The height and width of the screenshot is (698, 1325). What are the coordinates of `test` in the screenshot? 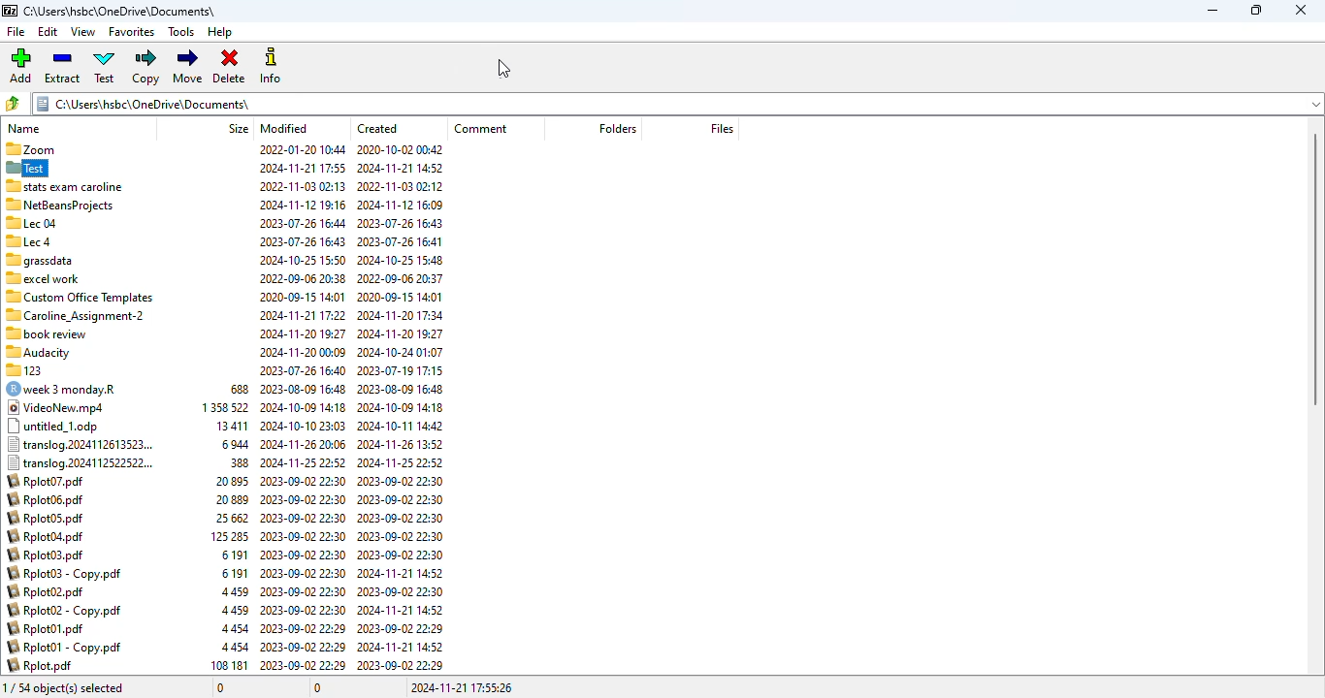 It's located at (105, 67).